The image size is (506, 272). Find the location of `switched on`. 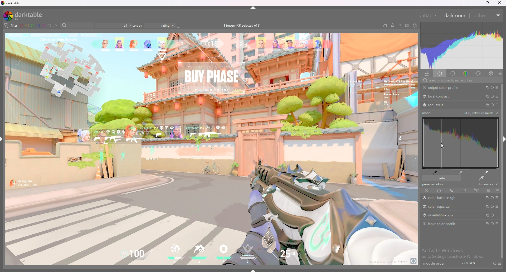

switched on is located at coordinates (424, 207).